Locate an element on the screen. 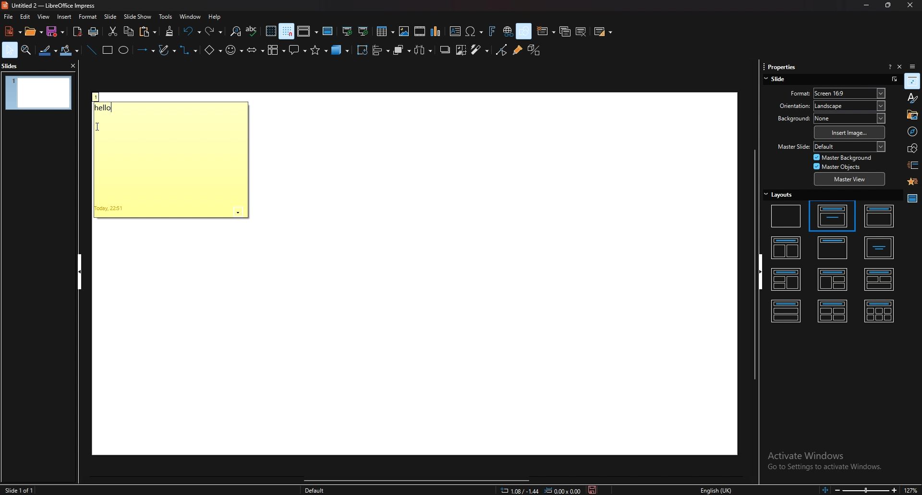 The width and height of the screenshot is (922, 495). cut is located at coordinates (112, 32).